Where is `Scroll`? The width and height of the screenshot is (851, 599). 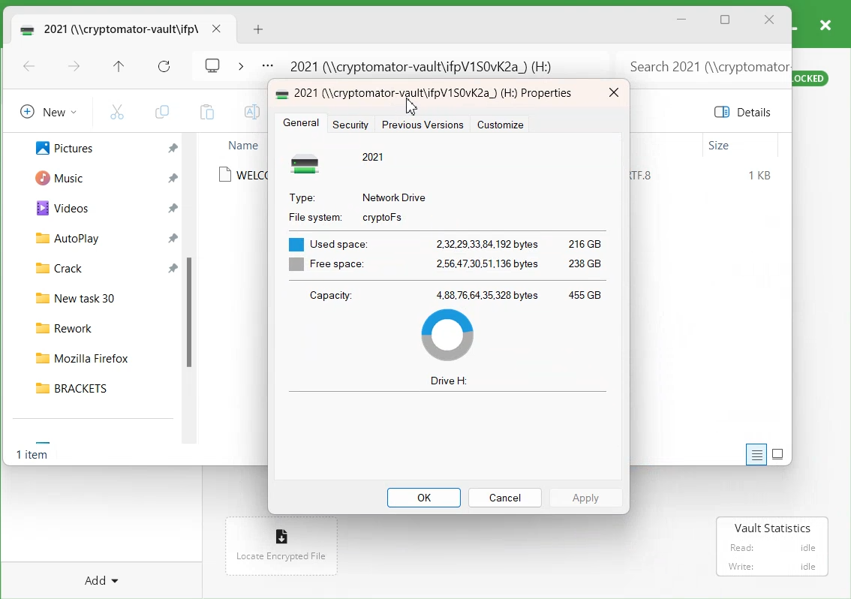 Scroll is located at coordinates (193, 293).